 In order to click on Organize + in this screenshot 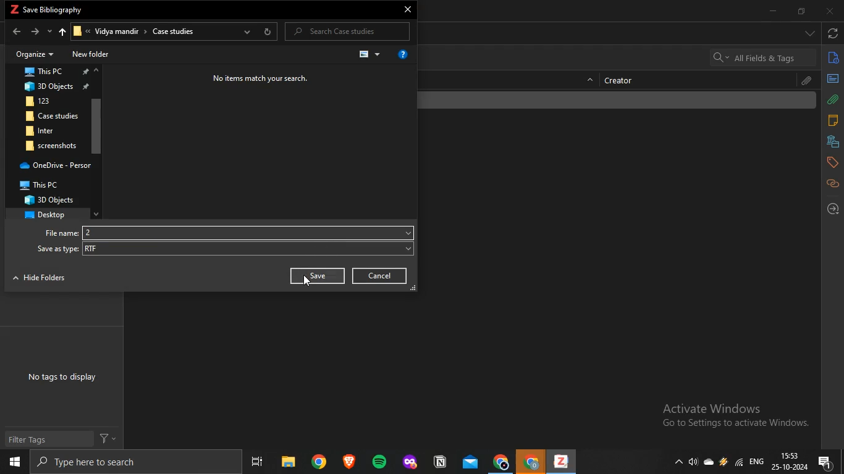, I will do `click(35, 54)`.